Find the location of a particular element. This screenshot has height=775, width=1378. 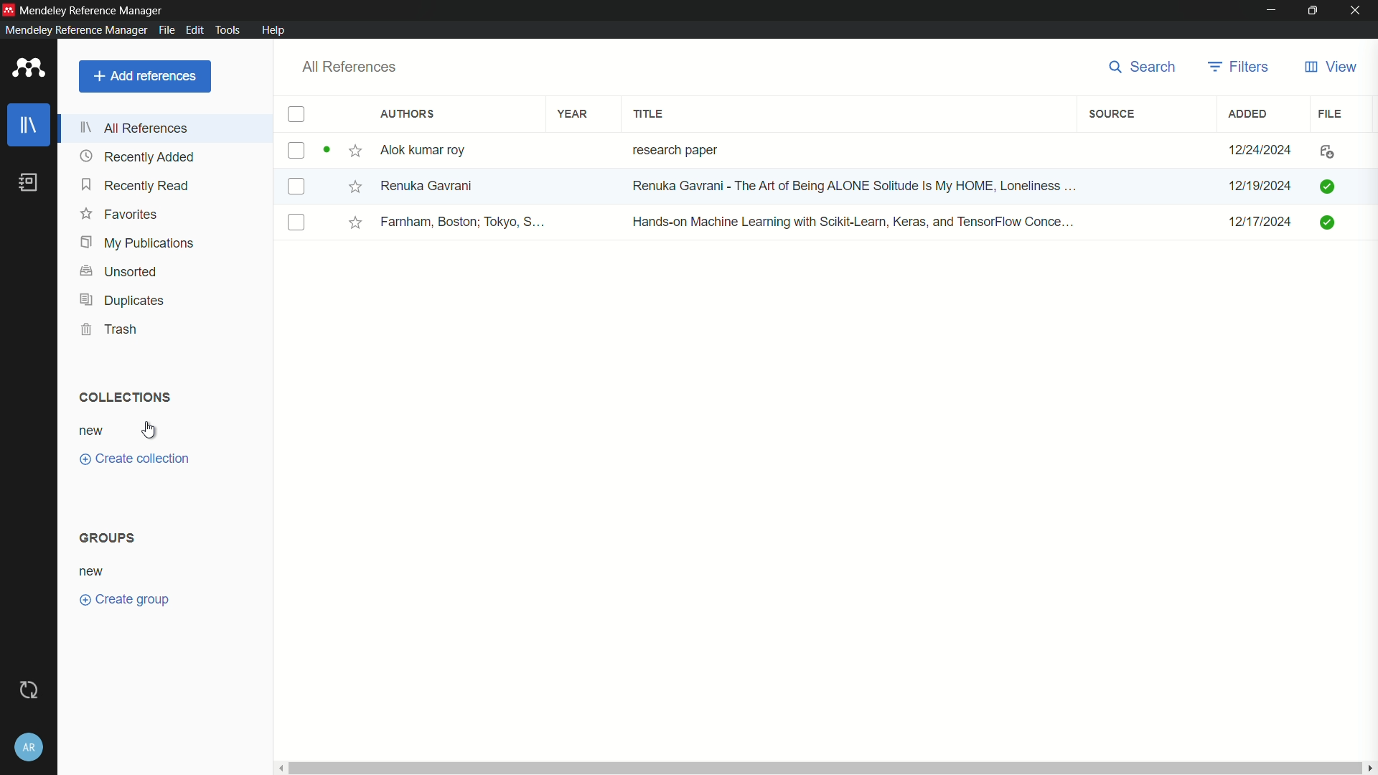

recently read is located at coordinates (137, 185).